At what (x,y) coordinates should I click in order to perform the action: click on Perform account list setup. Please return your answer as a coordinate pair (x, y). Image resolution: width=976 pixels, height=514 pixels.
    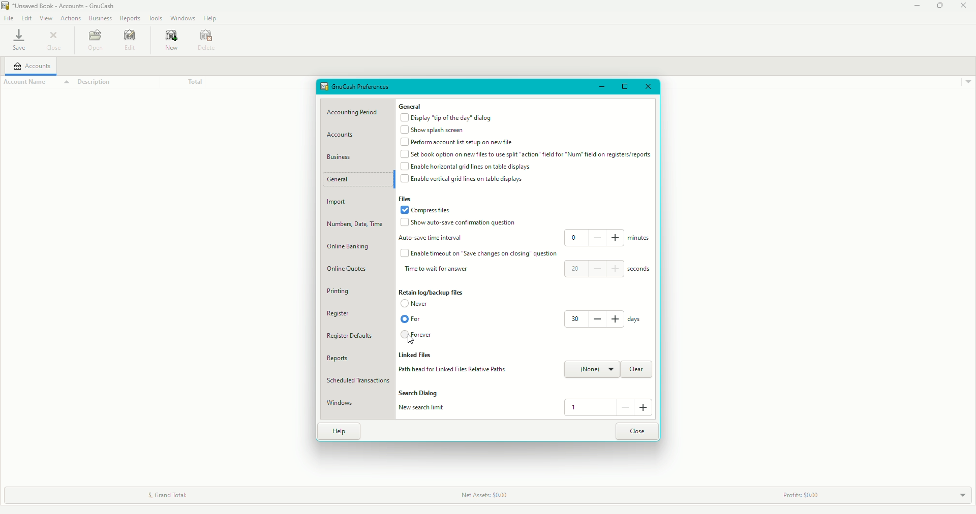
    Looking at the image, I should click on (457, 143).